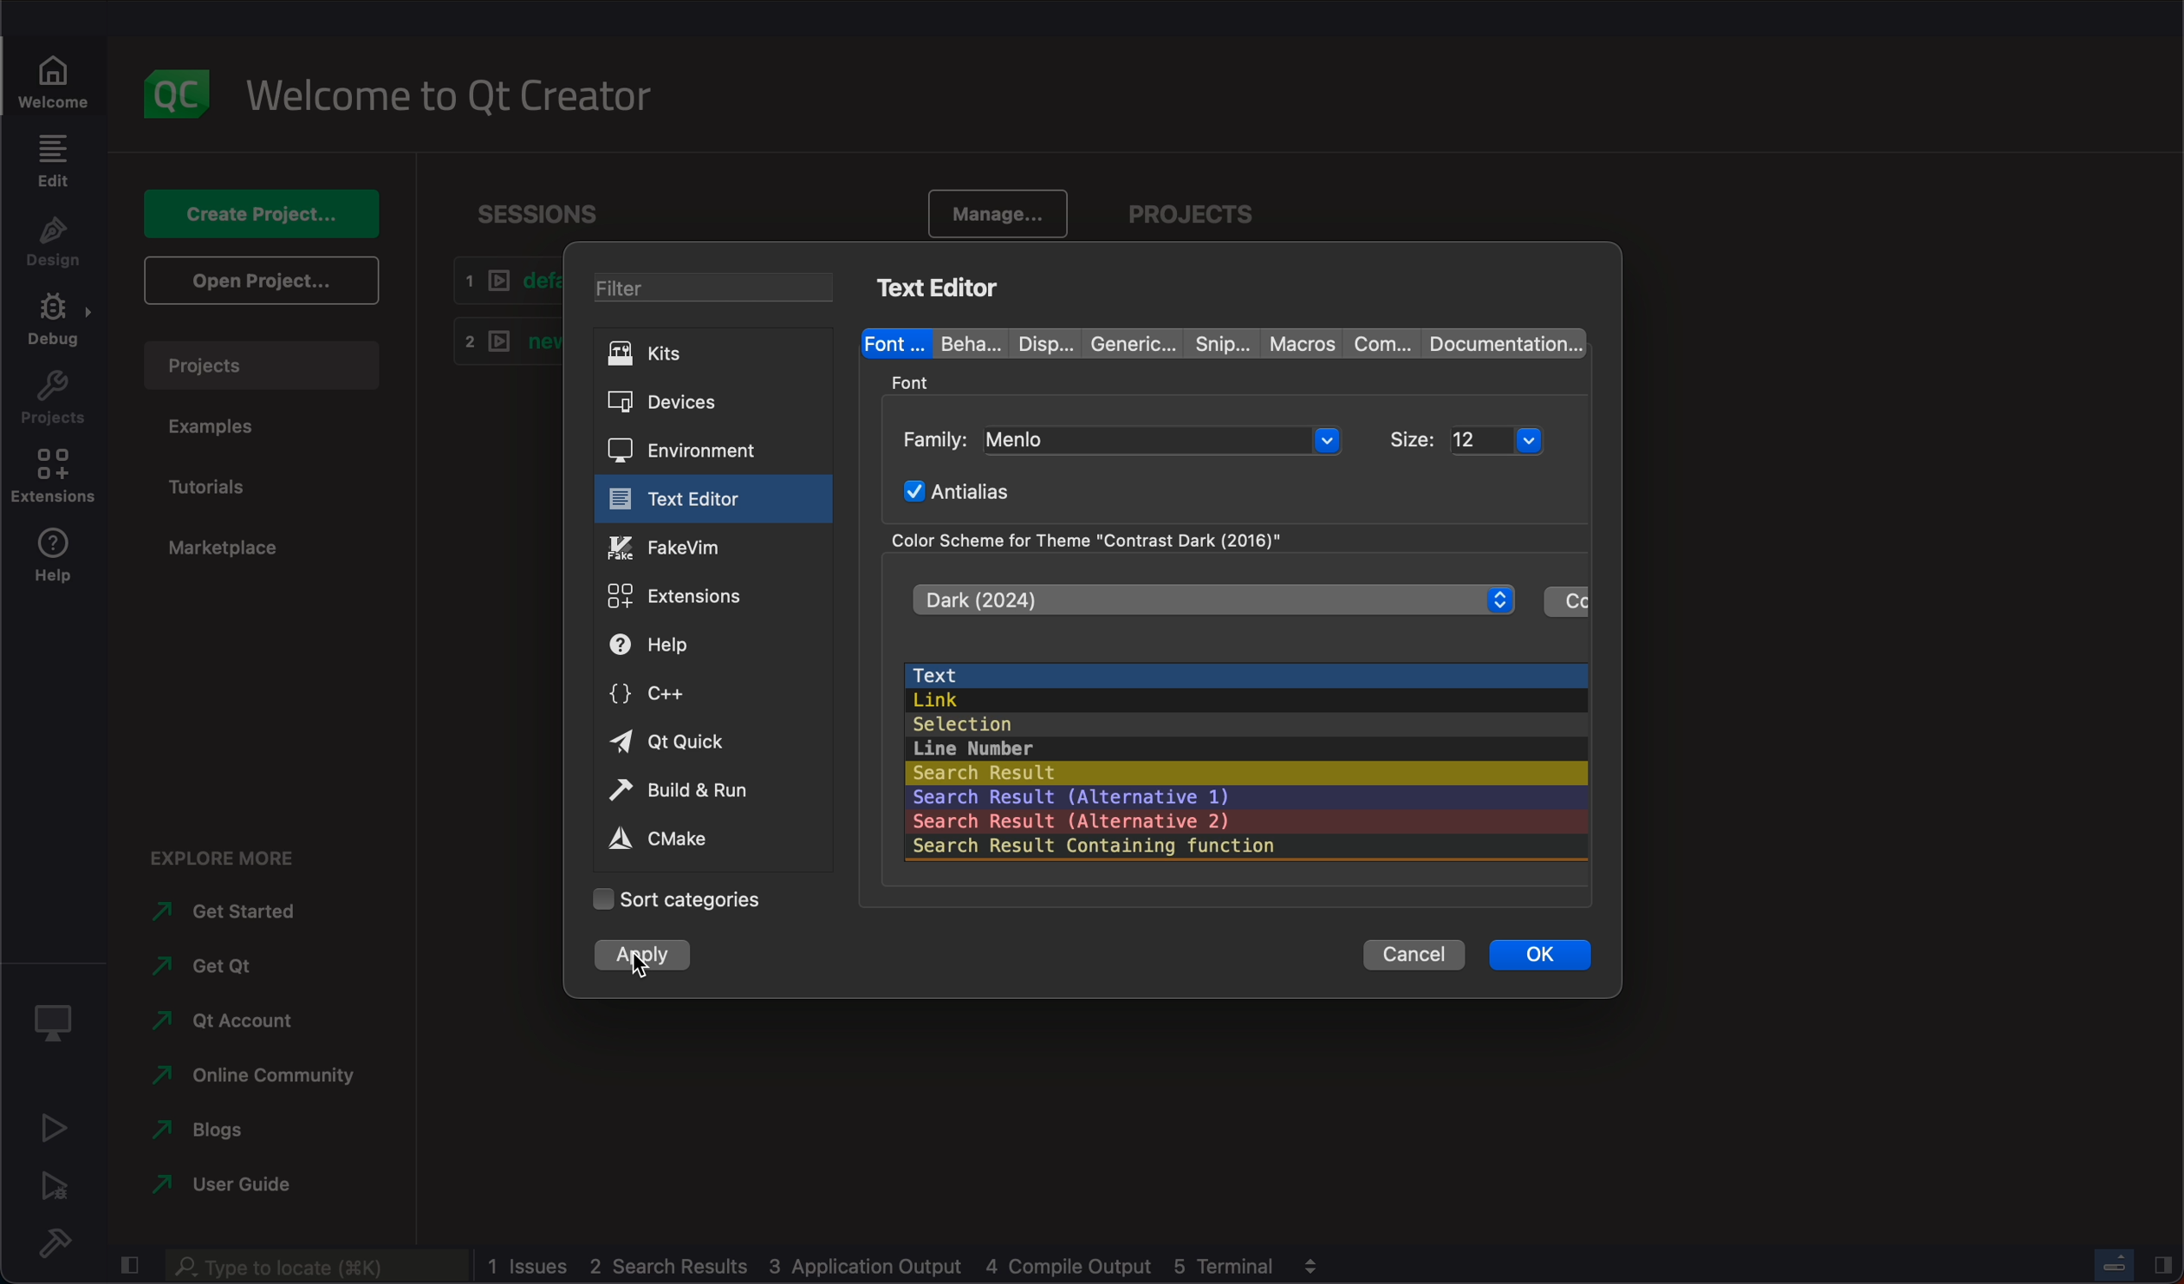 This screenshot has height=1284, width=2184. What do you see at coordinates (713, 403) in the screenshot?
I see `devices` at bounding box center [713, 403].